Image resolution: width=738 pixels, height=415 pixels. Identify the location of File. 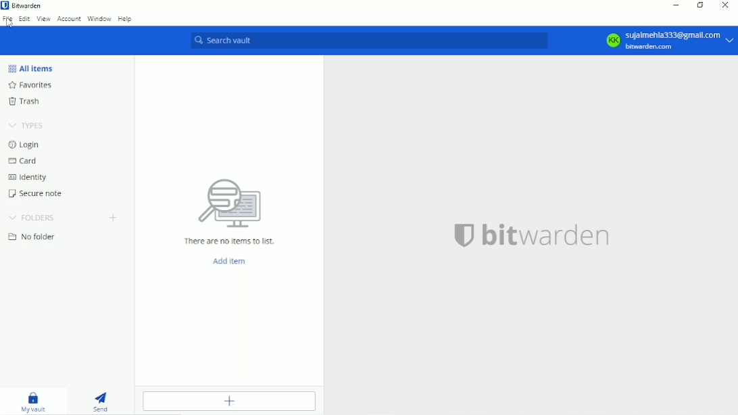
(7, 20).